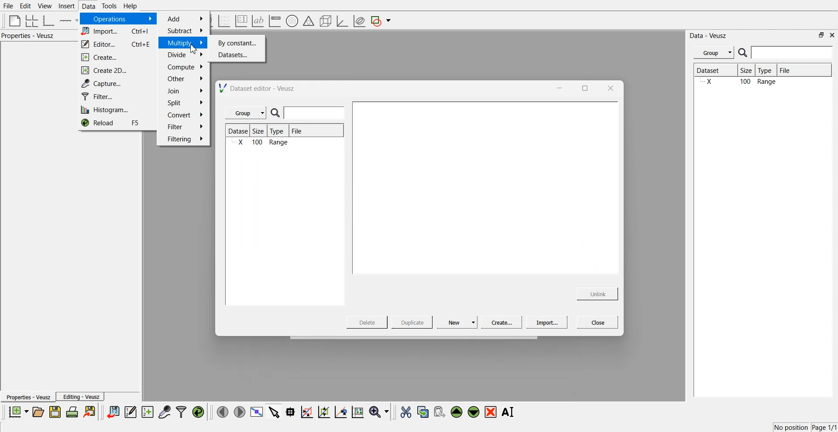 This screenshot has height=432, width=838. Describe the element at coordinates (239, 411) in the screenshot. I see `move right` at that location.